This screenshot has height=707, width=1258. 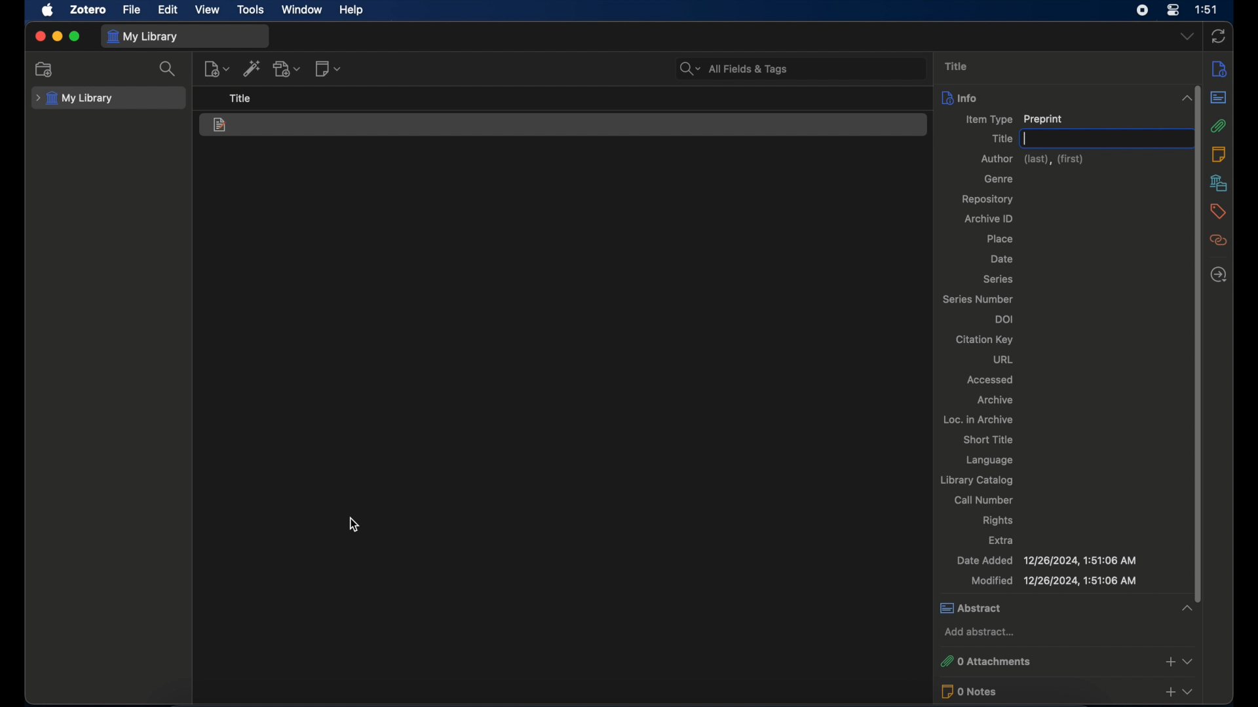 What do you see at coordinates (1067, 97) in the screenshot?
I see `info` at bounding box center [1067, 97].